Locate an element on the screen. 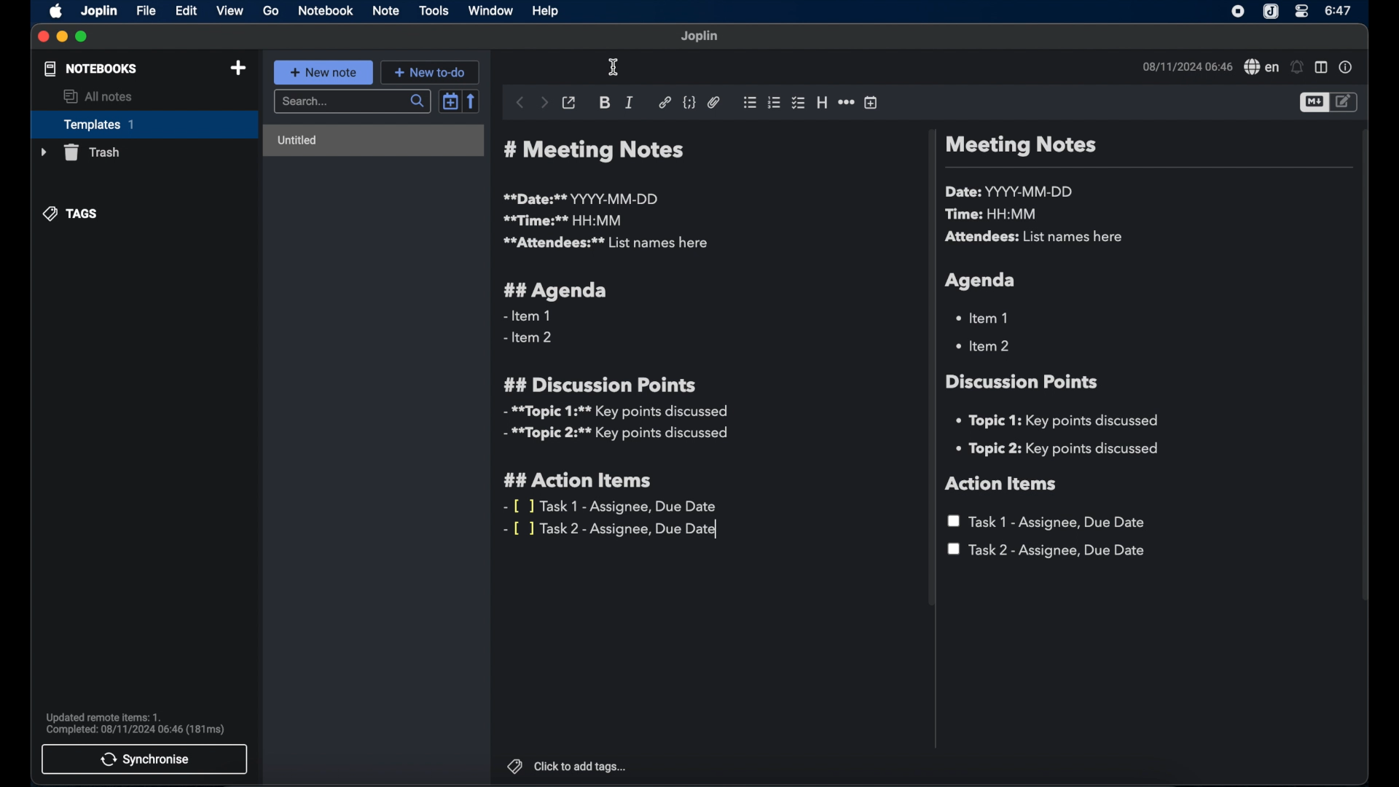 This screenshot has height=787, width=1399. Joplin is located at coordinates (98, 10).